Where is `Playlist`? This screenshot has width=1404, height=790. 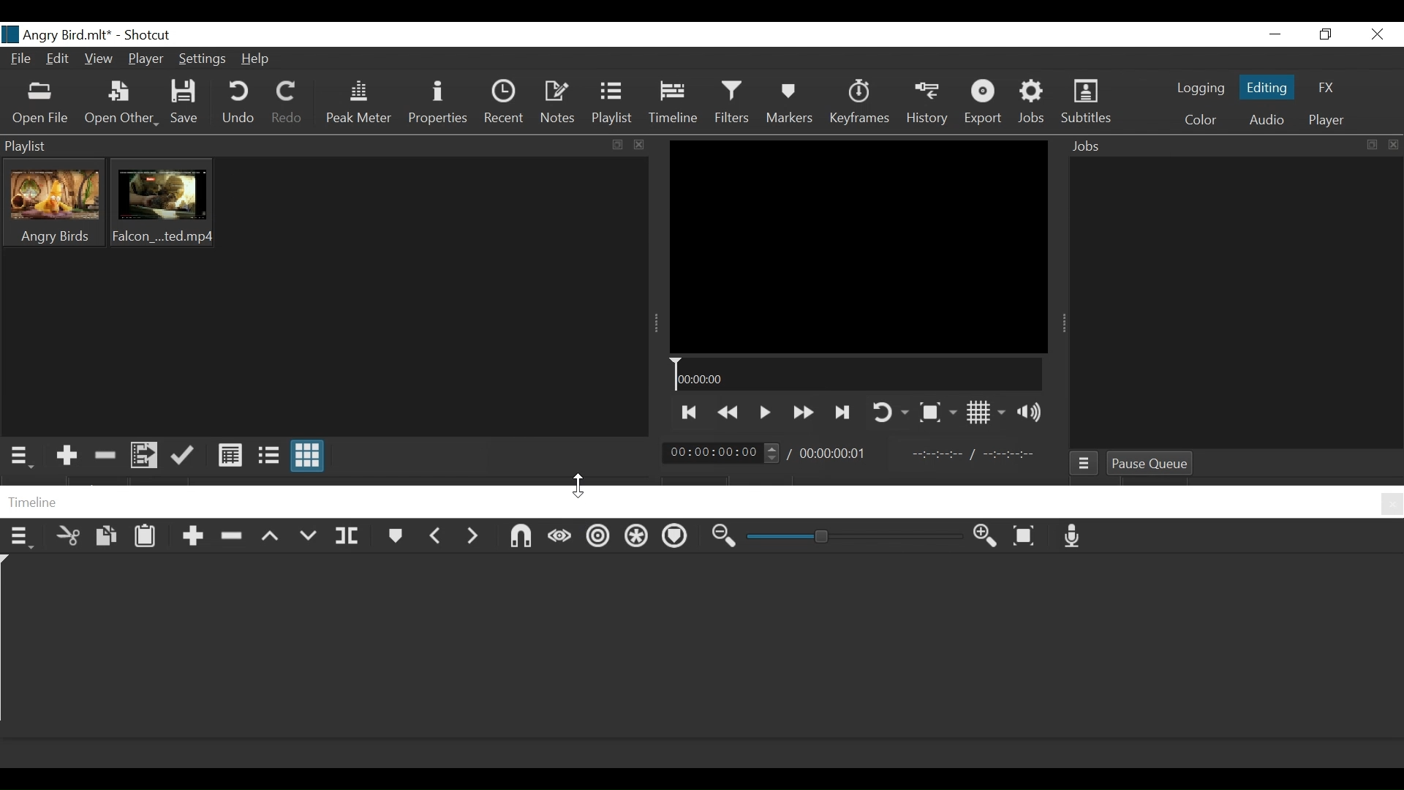
Playlist is located at coordinates (615, 105).